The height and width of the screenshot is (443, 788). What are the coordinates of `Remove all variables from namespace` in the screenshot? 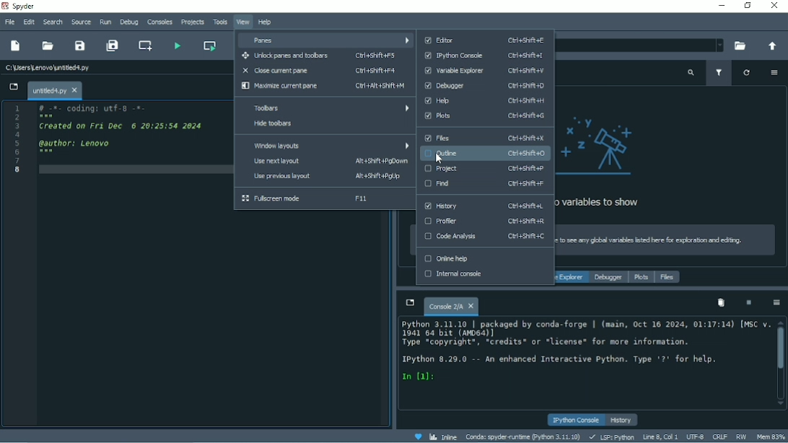 It's located at (720, 302).